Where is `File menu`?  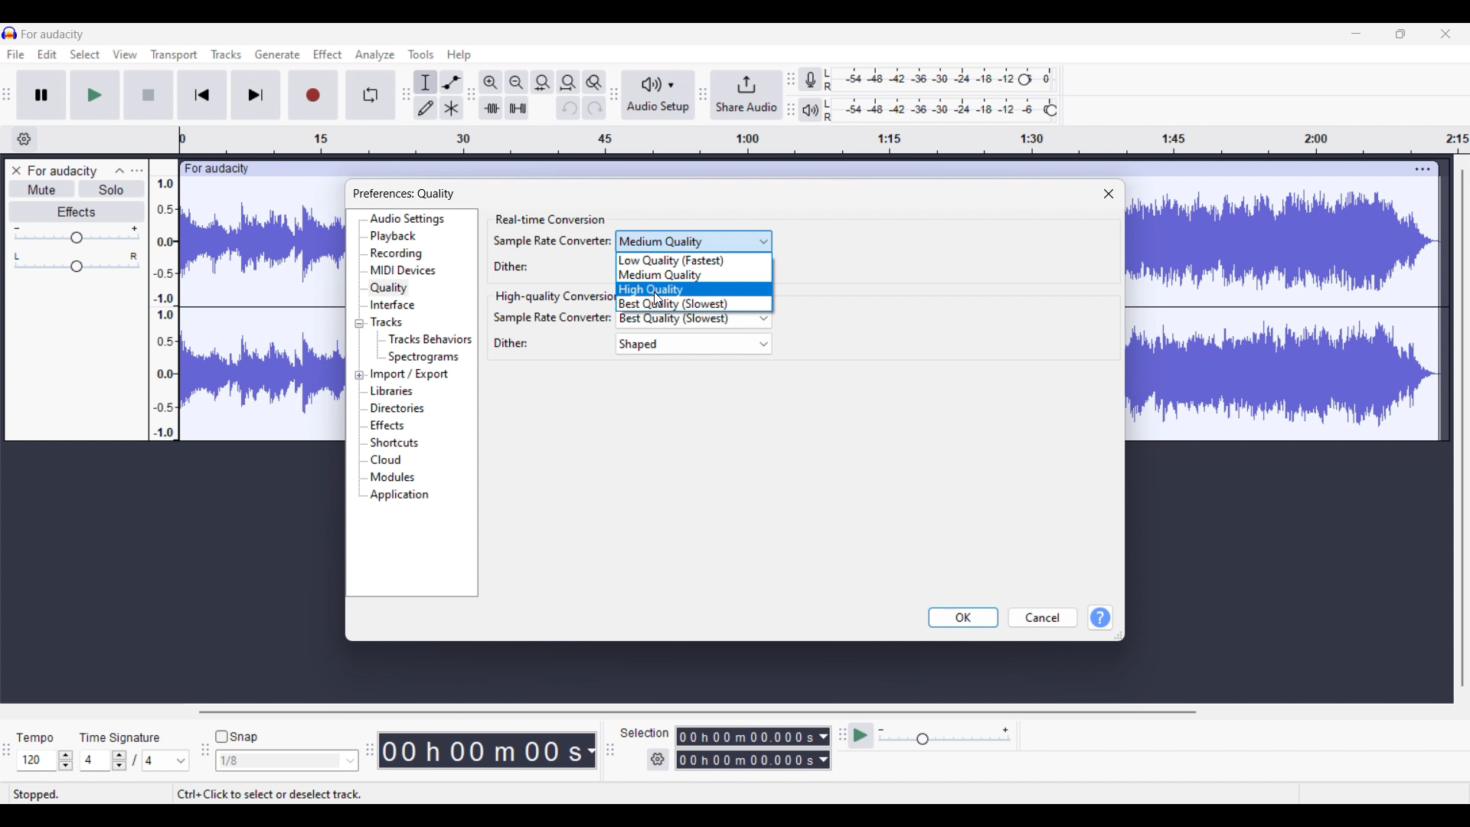
File menu is located at coordinates (16, 54).